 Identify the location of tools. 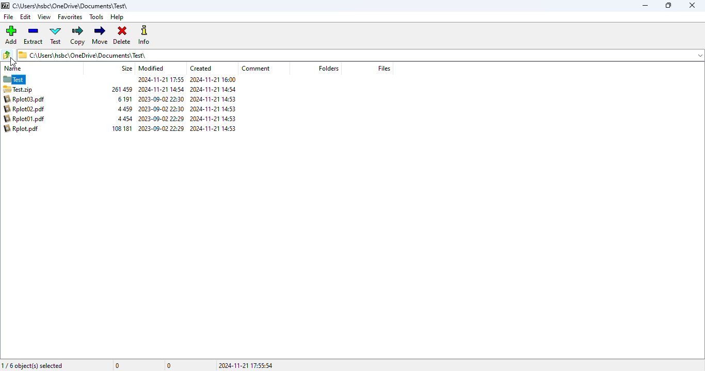
(96, 16).